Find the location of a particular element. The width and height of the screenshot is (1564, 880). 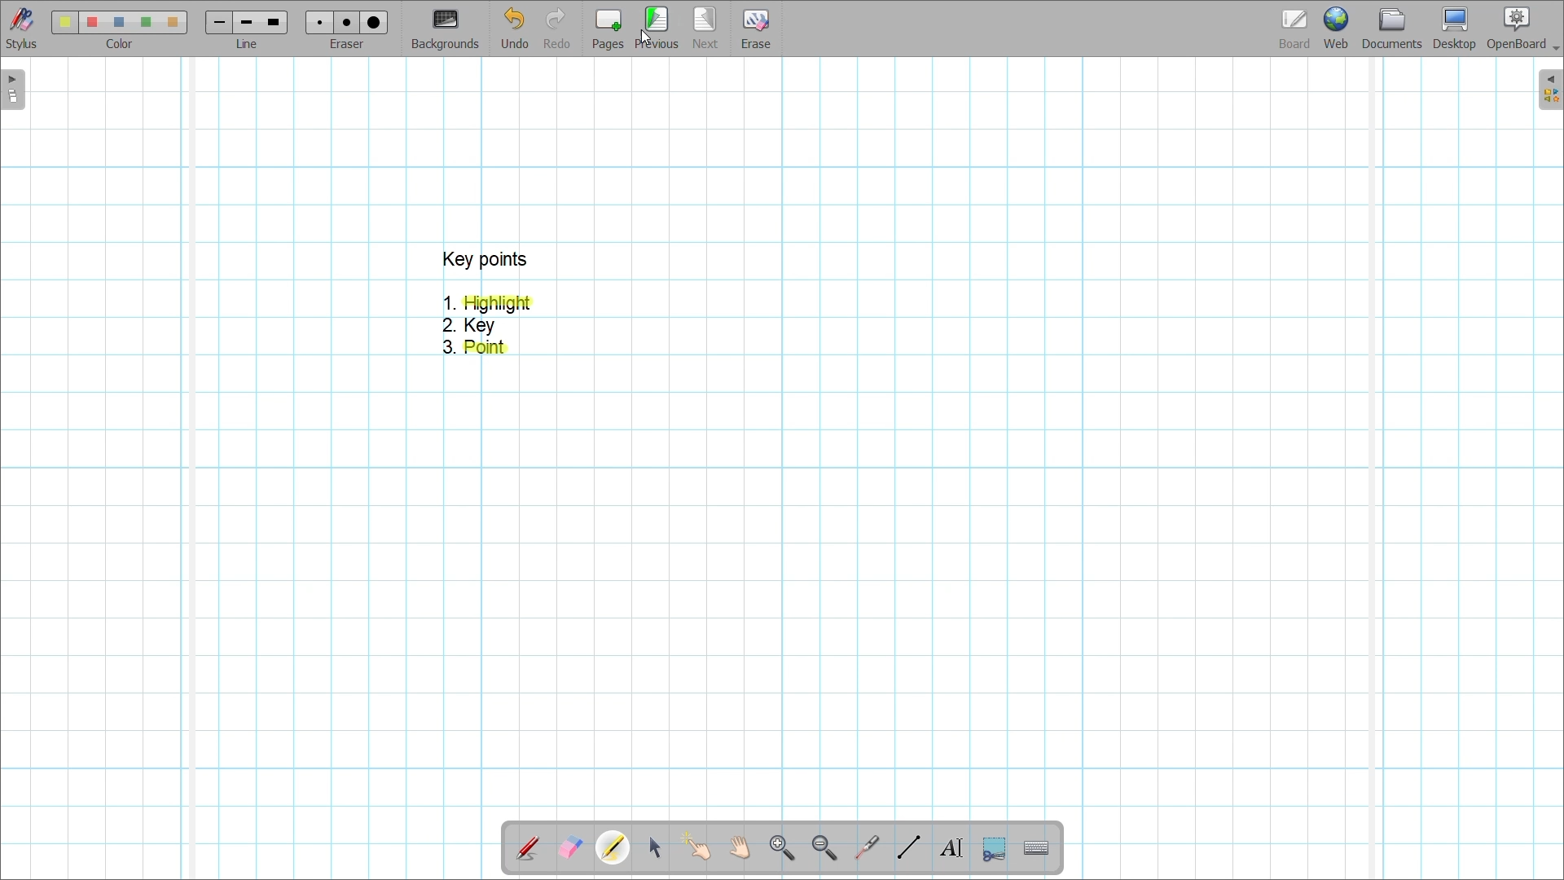

Undo is located at coordinates (516, 28).